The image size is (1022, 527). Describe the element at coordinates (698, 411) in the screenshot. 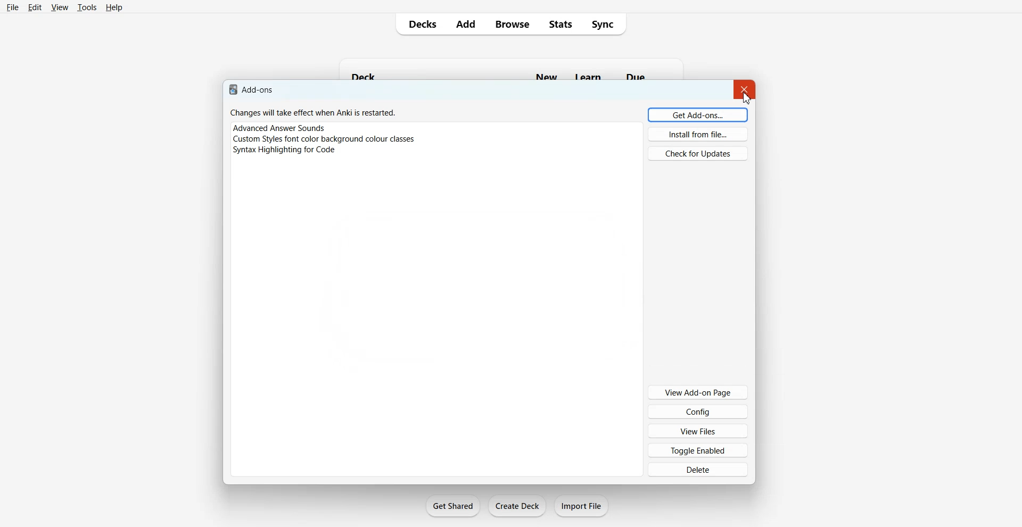

I see `Config` at that location.